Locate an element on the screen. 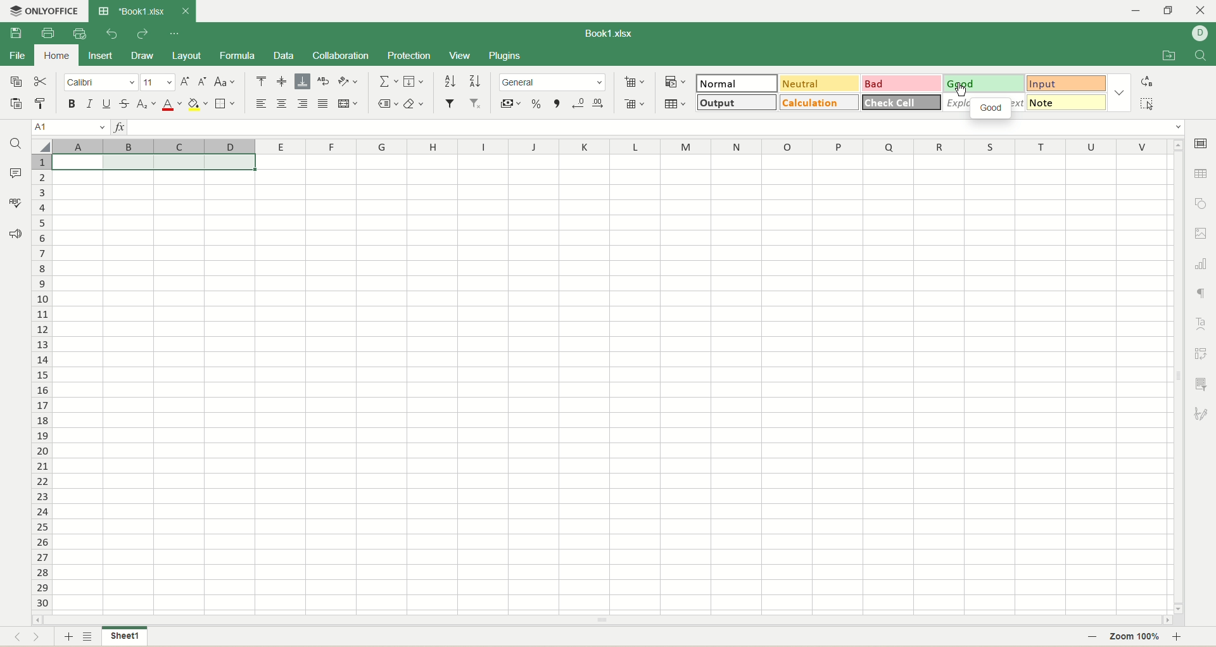 The width and height of the screenshot is (1216, 647). quick print is located at coordinates (80, 34).